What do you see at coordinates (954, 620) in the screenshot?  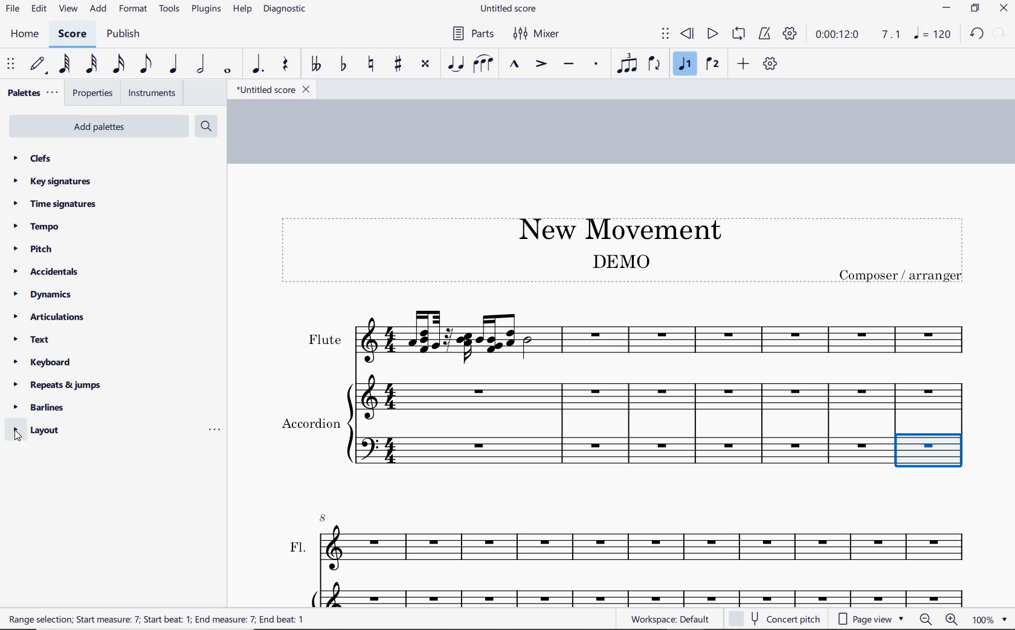 I see `zoom in` at bounding box center [954, 620].